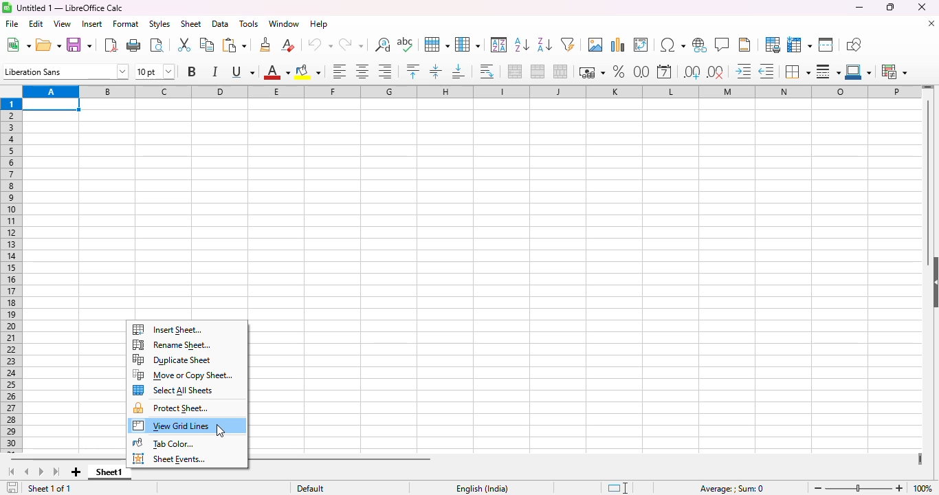 This screenshot has height=495, width=939. Describe the element at coordinates (107, 472) in the screenshot. I see `sheet1` at that location.